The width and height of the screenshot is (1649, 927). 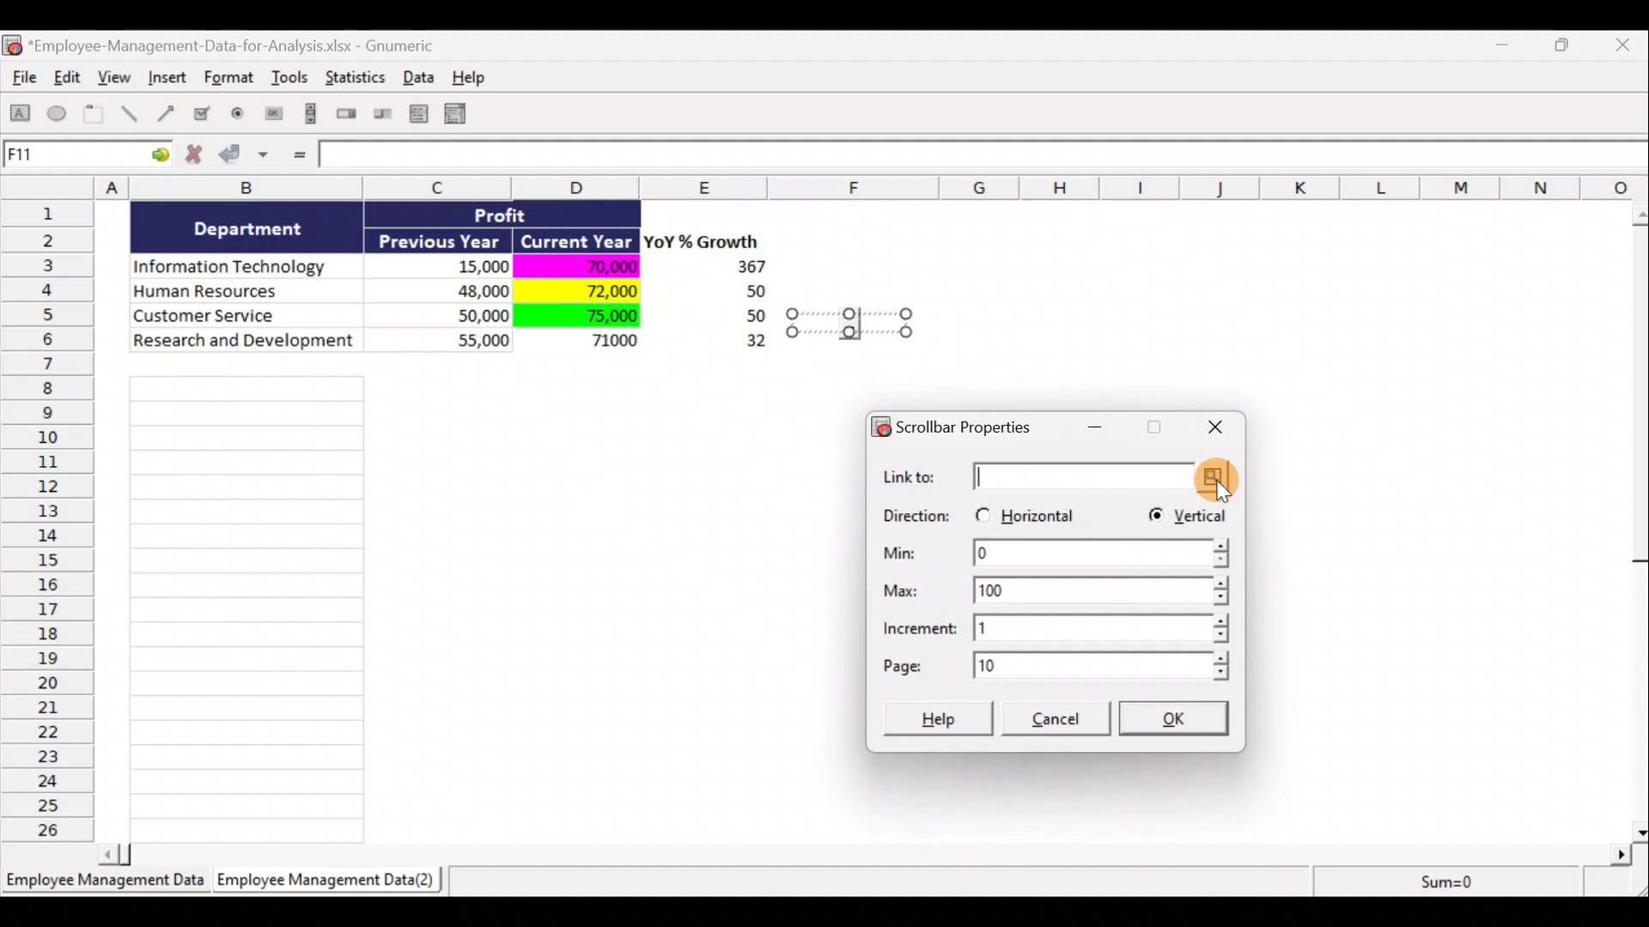 What do you see at coordinates (132, 114) in the screenshot?
I see `Create a line object` at bounding box center [132, 114].